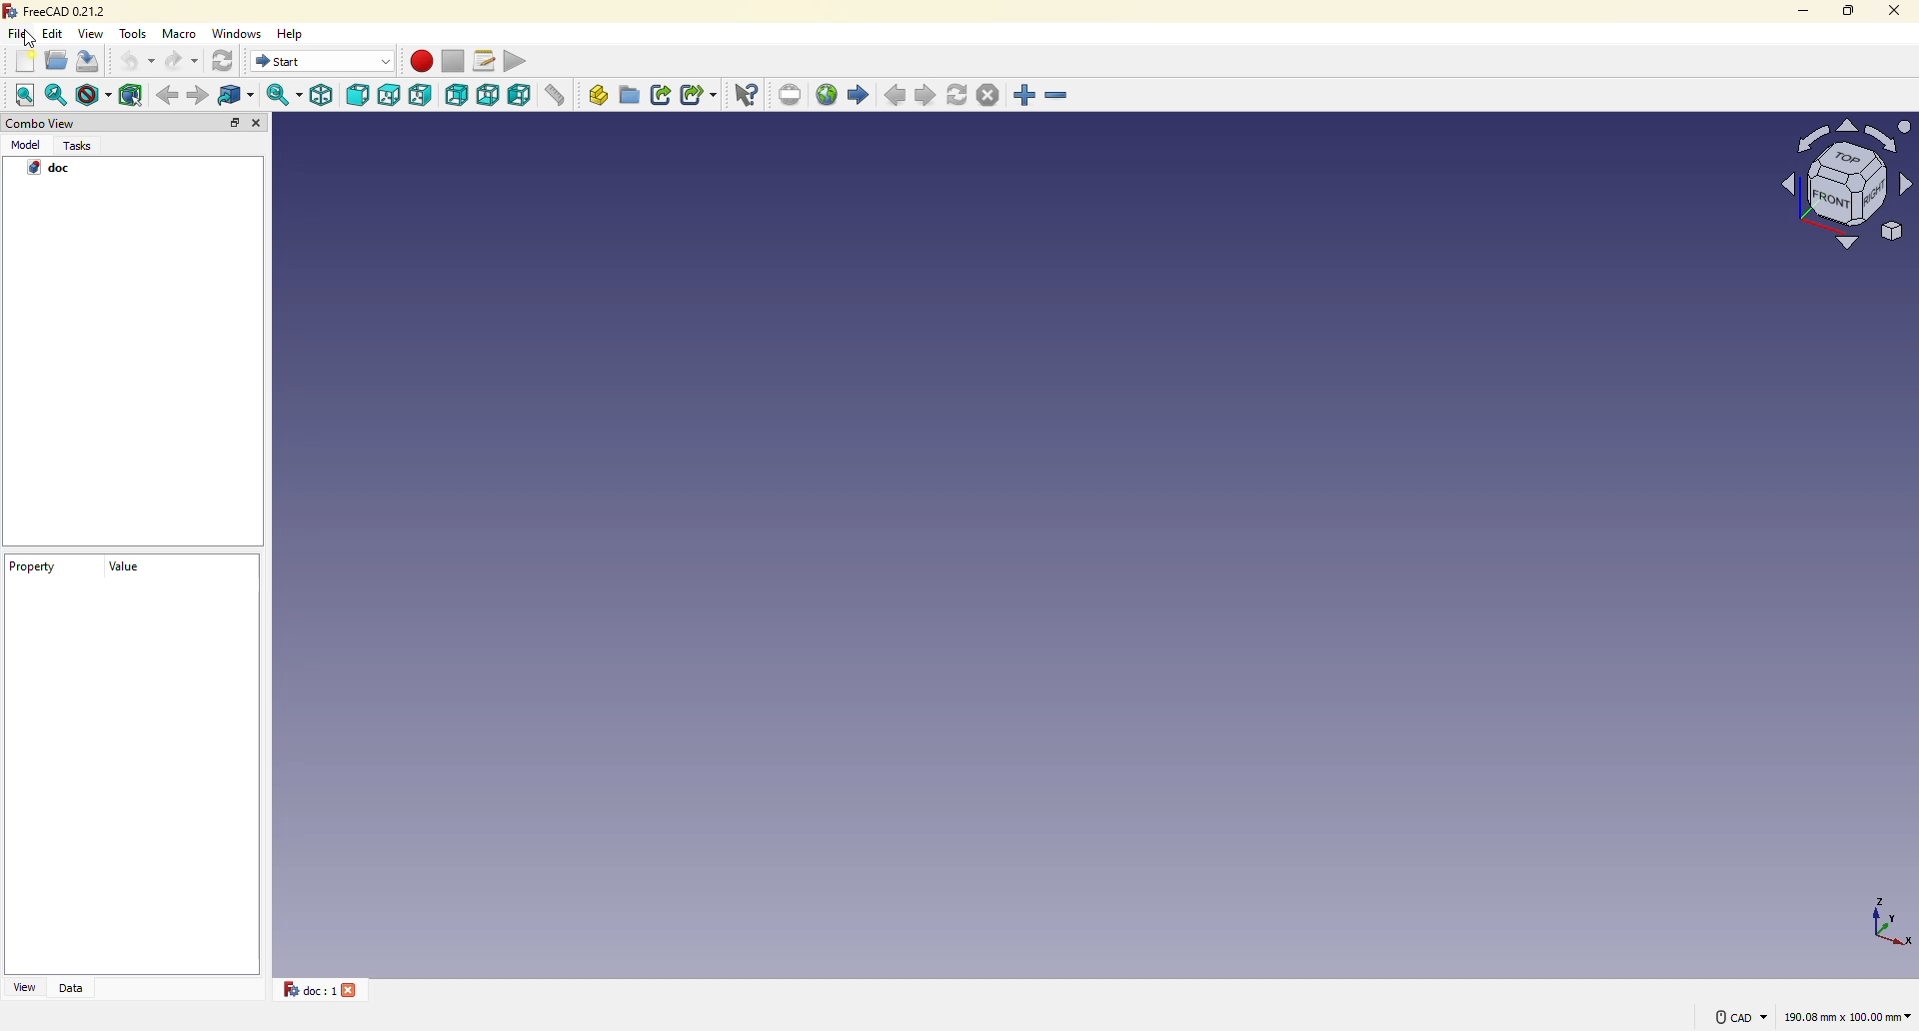  Describe the element at coordinates (23, 987) in the screenshot. I see `view` at that location.